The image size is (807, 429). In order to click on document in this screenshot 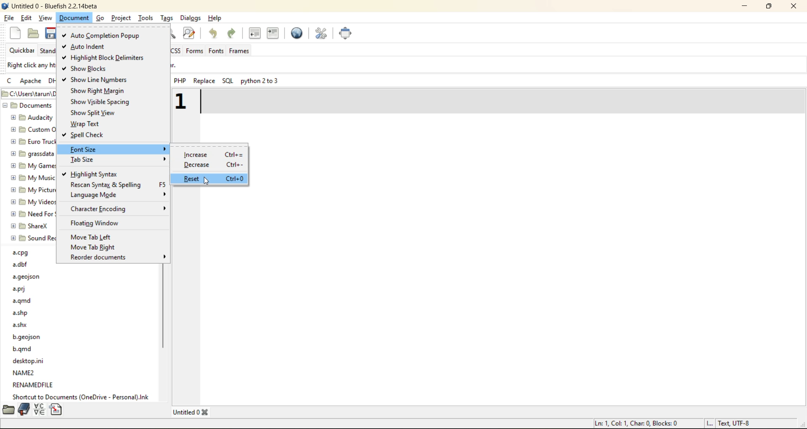, I will do `click(74, 18)`.